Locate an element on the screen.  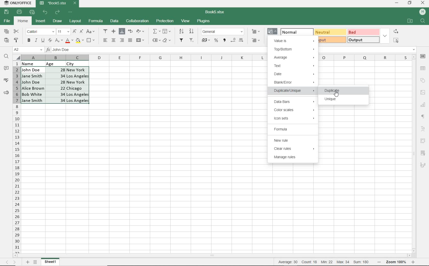
PLUGINS is located at coordinates (204, 21).